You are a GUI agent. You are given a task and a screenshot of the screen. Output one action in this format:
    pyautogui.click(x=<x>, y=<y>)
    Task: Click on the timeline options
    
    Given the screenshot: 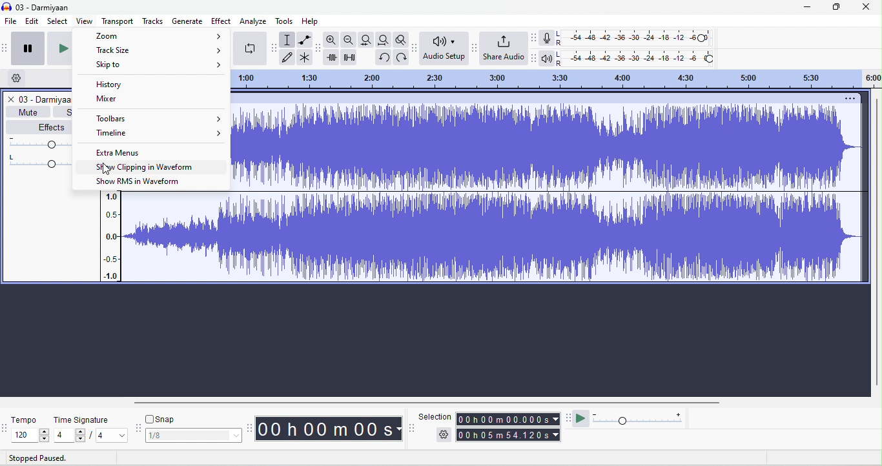 What is the action you would take?
    pyautogui.click(x=16, y=77)
    